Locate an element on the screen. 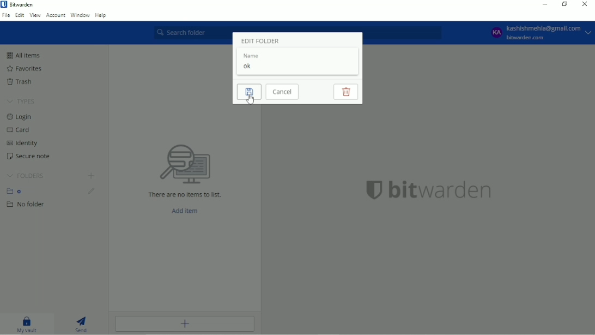 The image size is (595, 335). bitwarden is located at coordinates (441, 190).